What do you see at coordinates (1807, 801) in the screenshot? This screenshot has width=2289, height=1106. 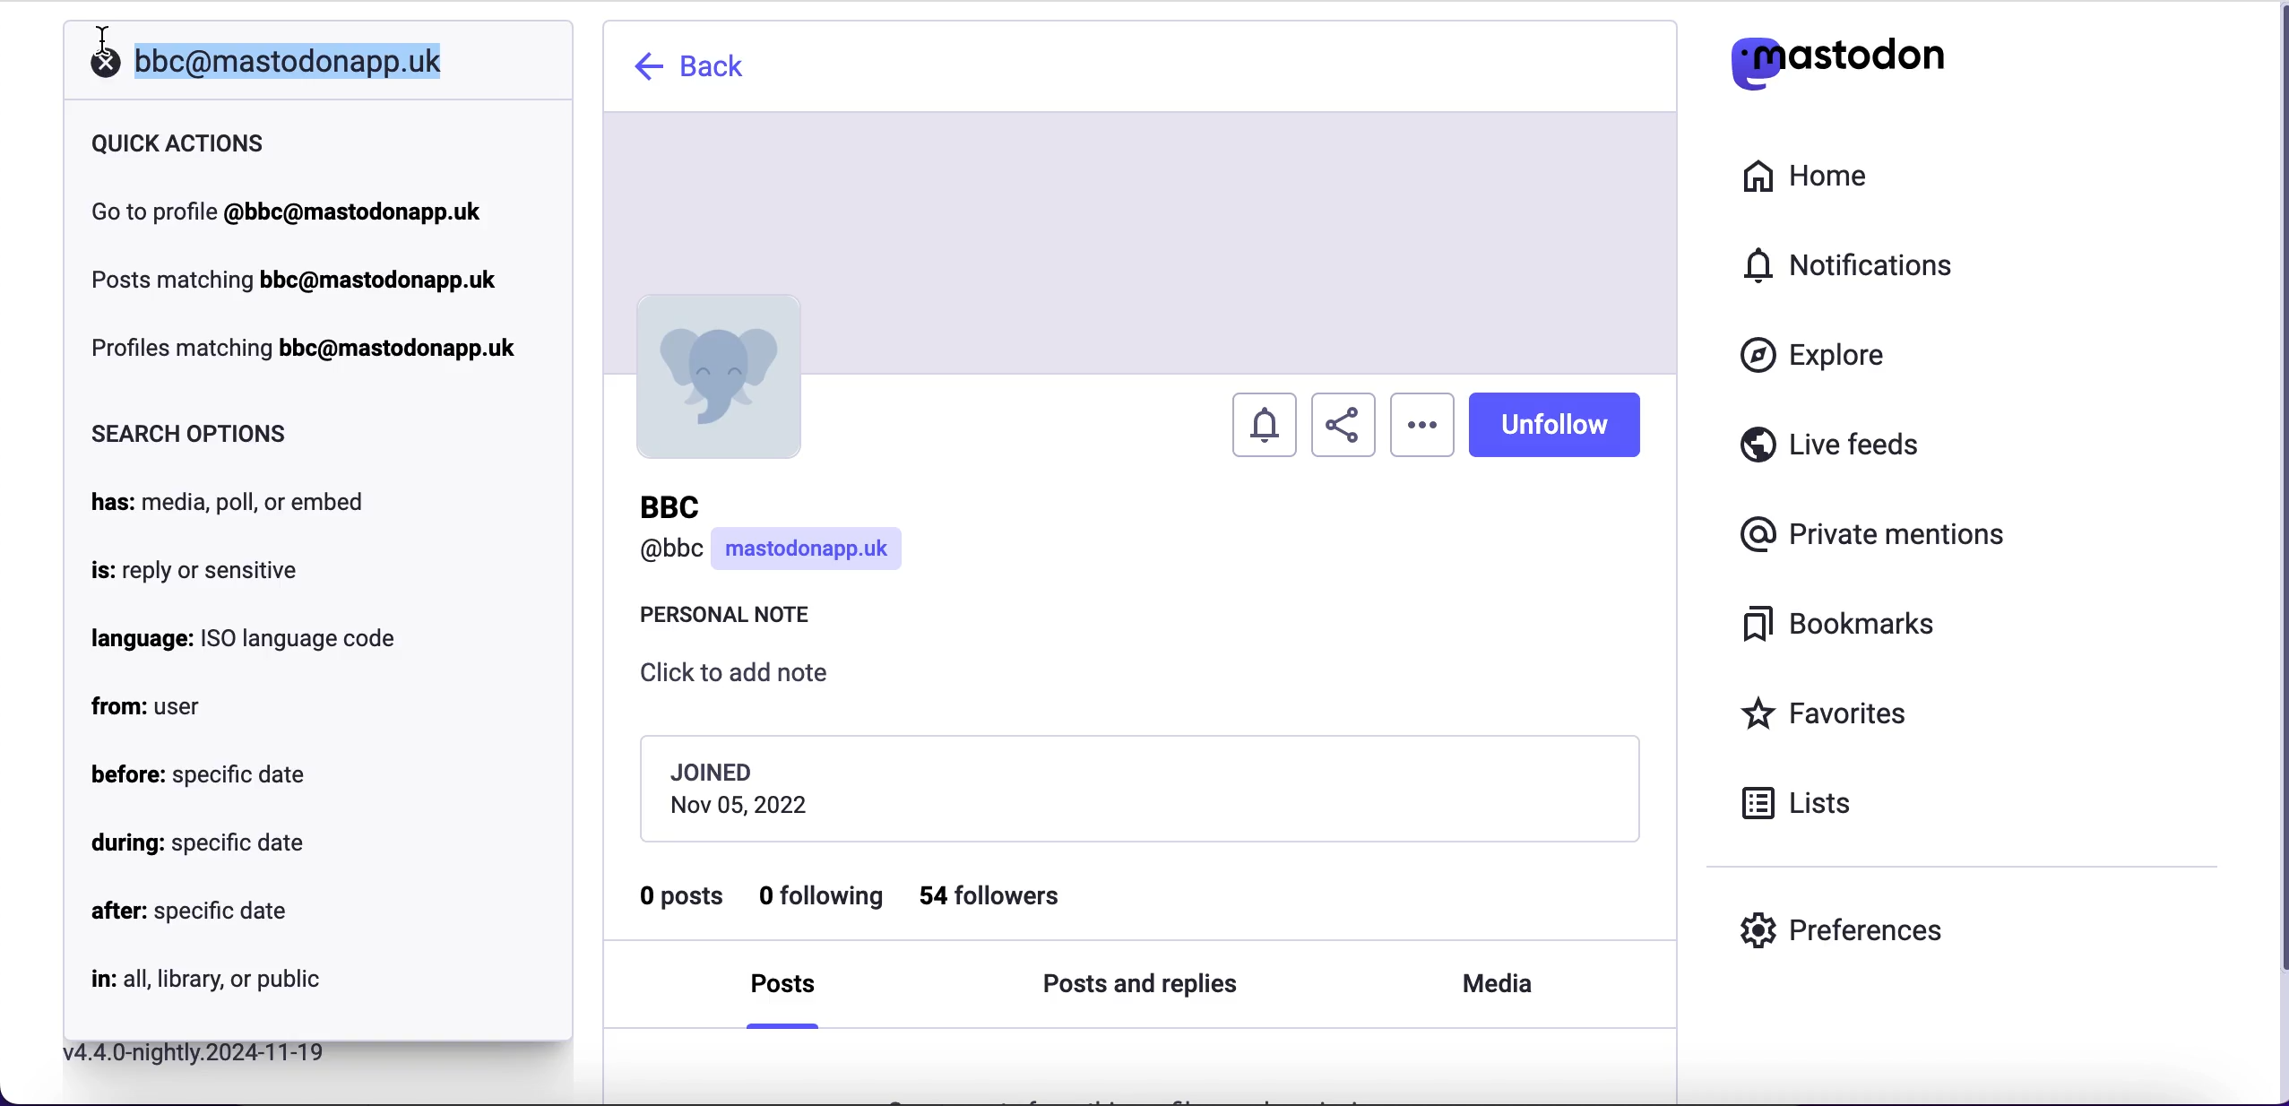 I see `lists` at bounding box center [1807, 801].